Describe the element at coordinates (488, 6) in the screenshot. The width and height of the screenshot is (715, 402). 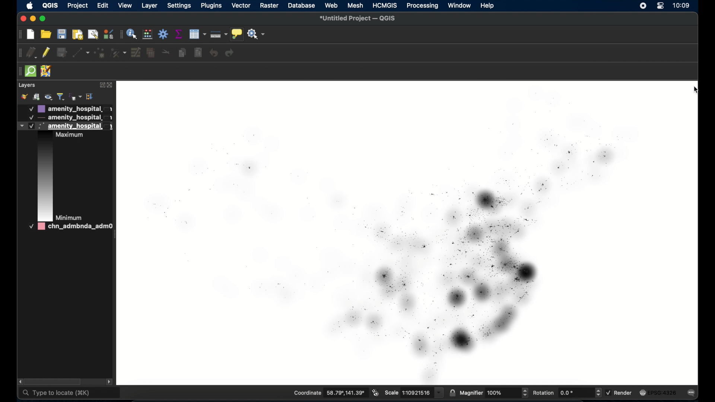
I see `help` at that location.